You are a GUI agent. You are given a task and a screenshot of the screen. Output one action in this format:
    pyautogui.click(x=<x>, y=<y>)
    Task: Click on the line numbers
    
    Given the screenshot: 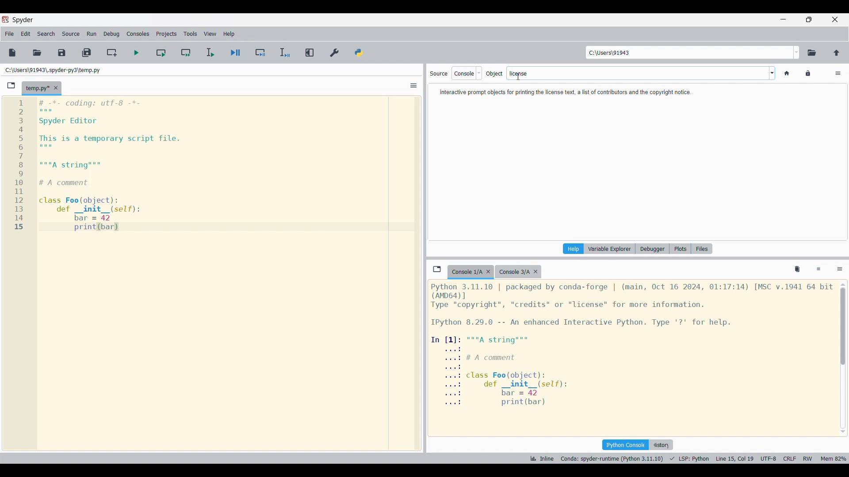 What is the action you would take?
    pyautogui.click(x=19, y=165)
    